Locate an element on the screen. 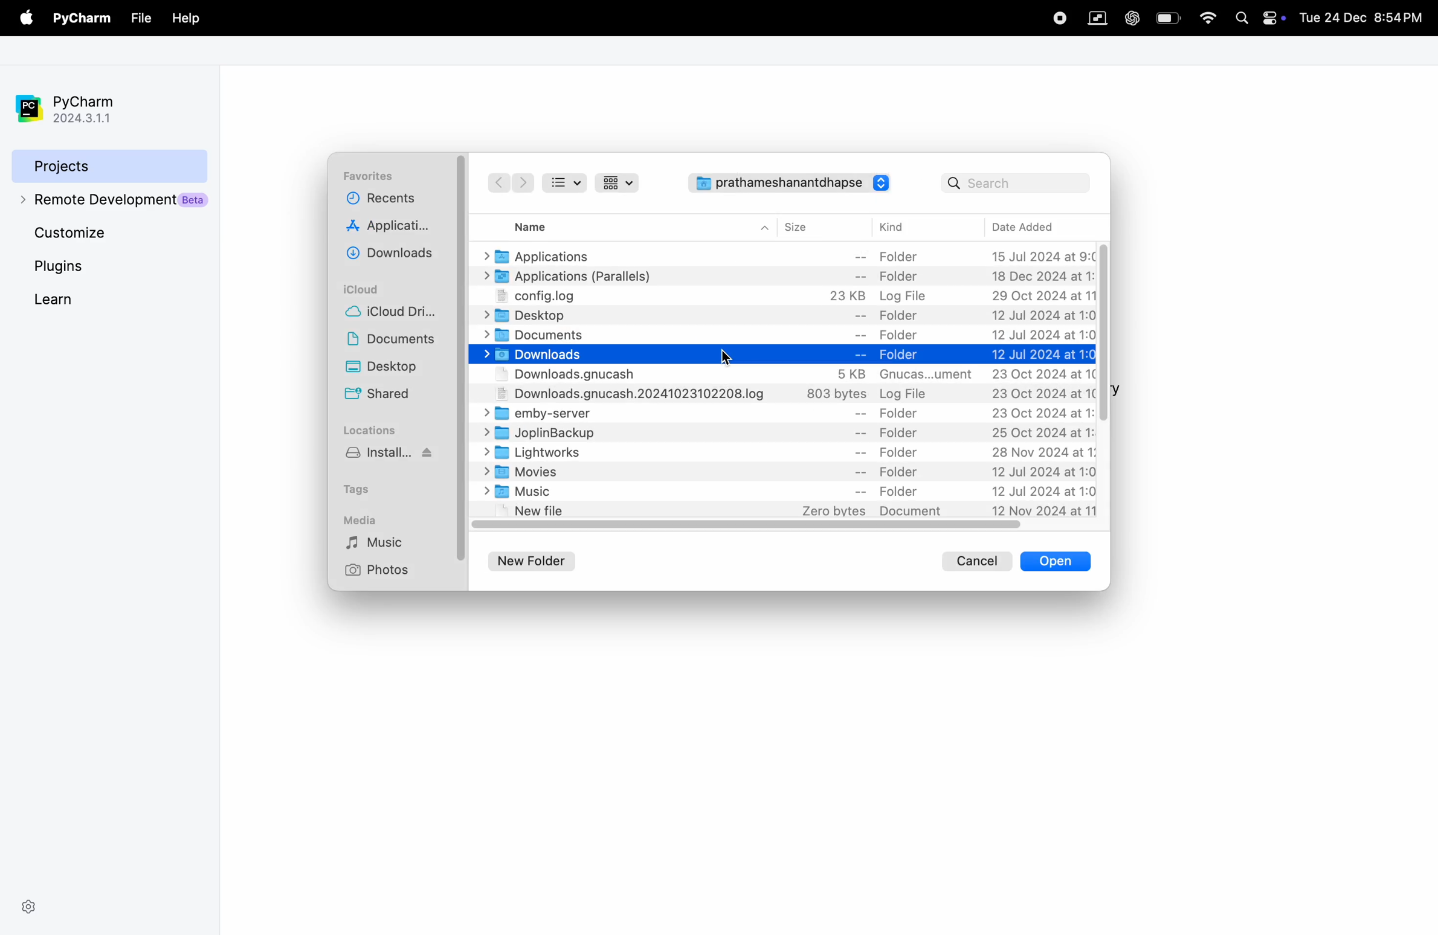 The height and width of the screenshot is (935, 1438). icloud is located at coordinates (367, 289).